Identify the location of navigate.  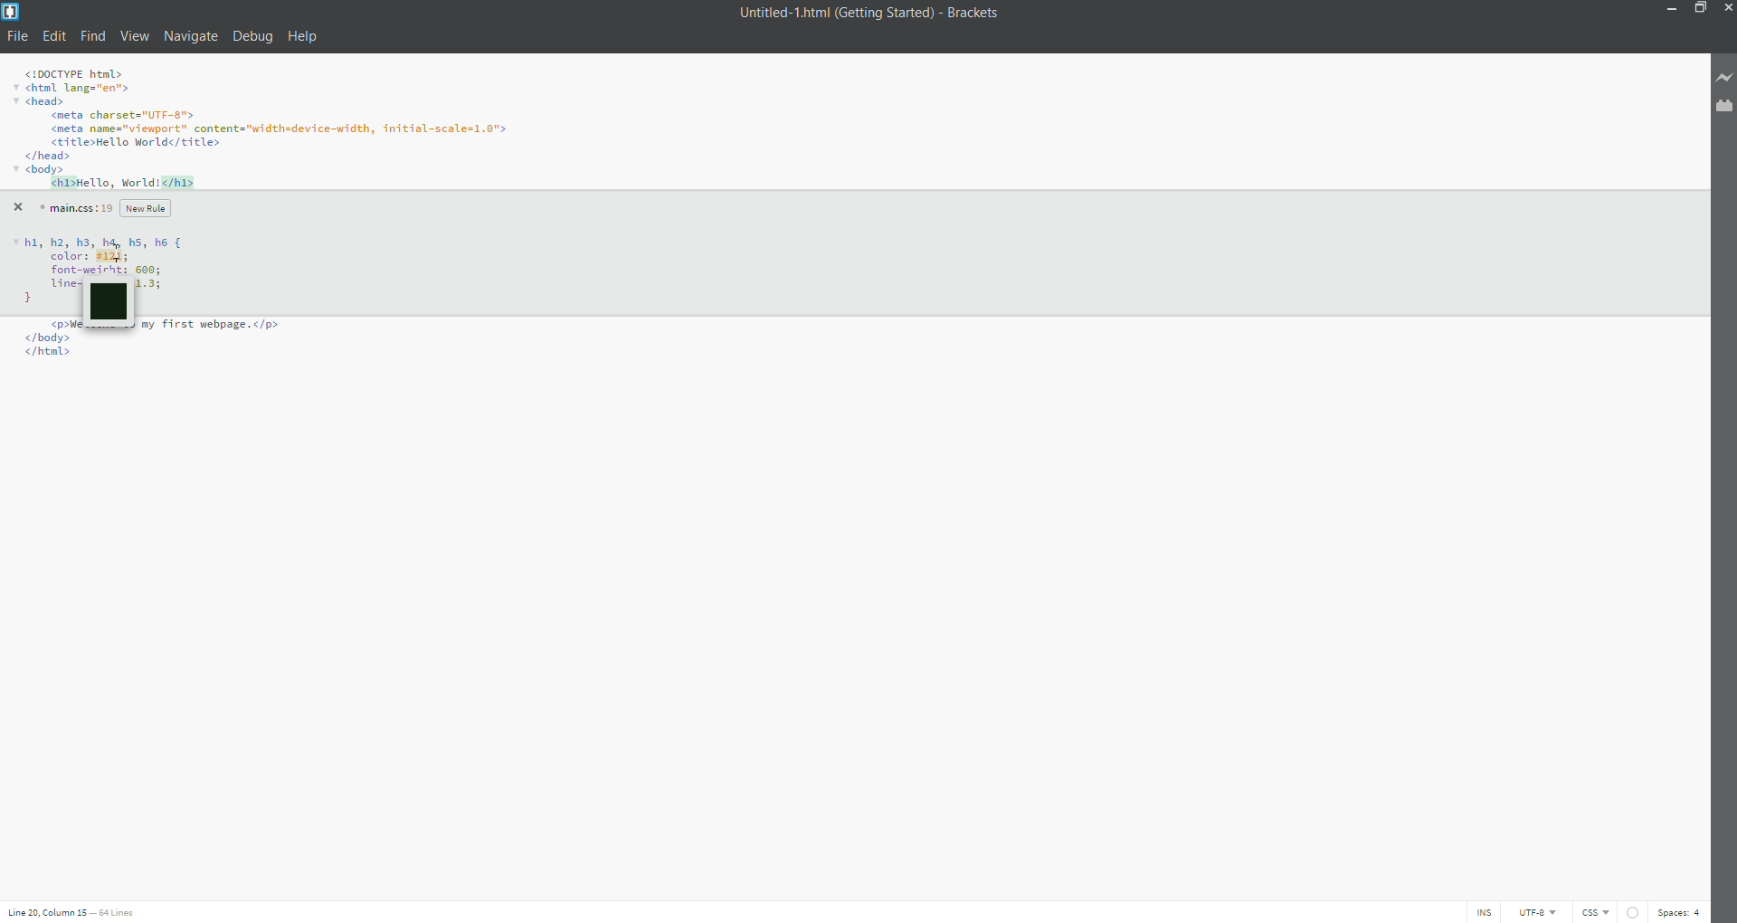
(191, 33).